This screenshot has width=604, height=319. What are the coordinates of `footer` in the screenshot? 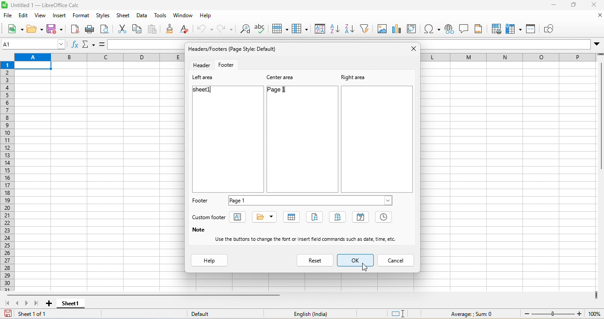 It's located at (201, 201).